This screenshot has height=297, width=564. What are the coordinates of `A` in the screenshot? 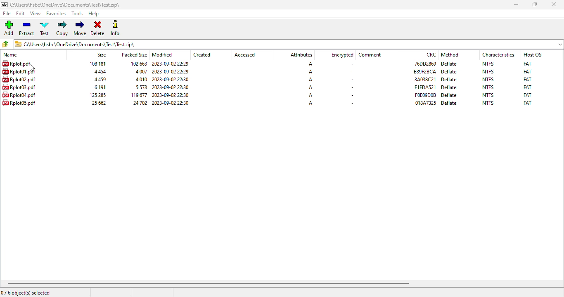 It's located at (310, 64).